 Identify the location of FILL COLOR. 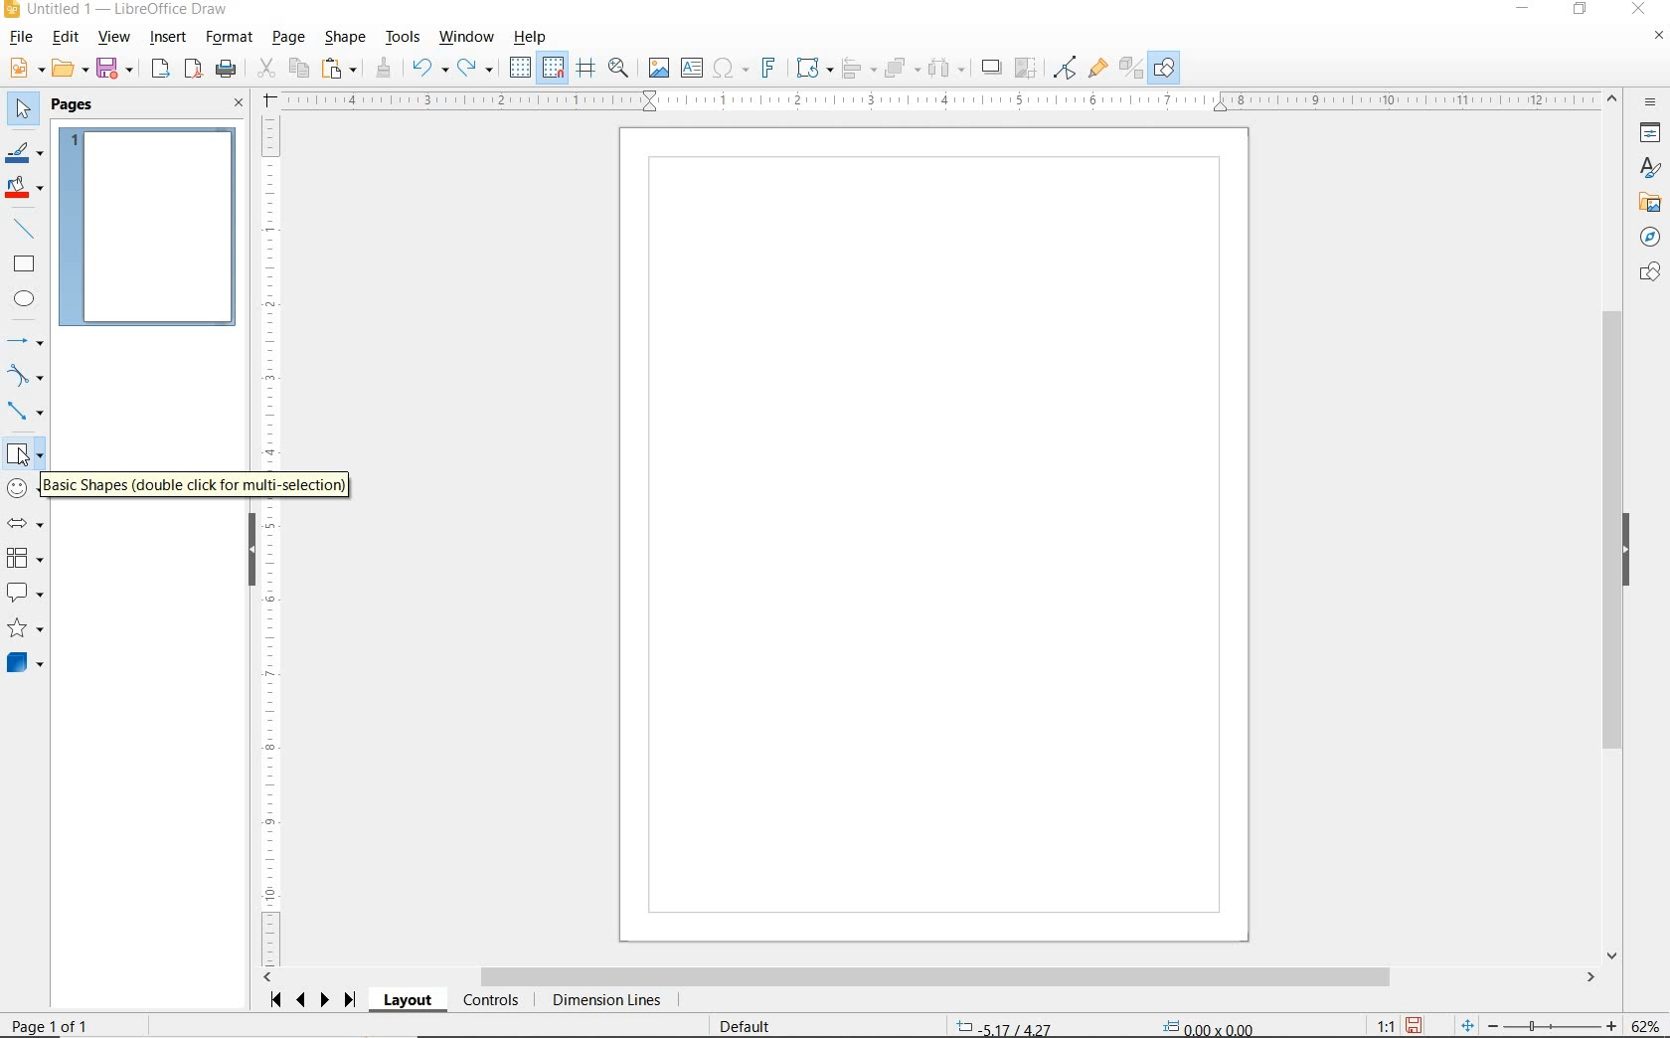
(26, 190).